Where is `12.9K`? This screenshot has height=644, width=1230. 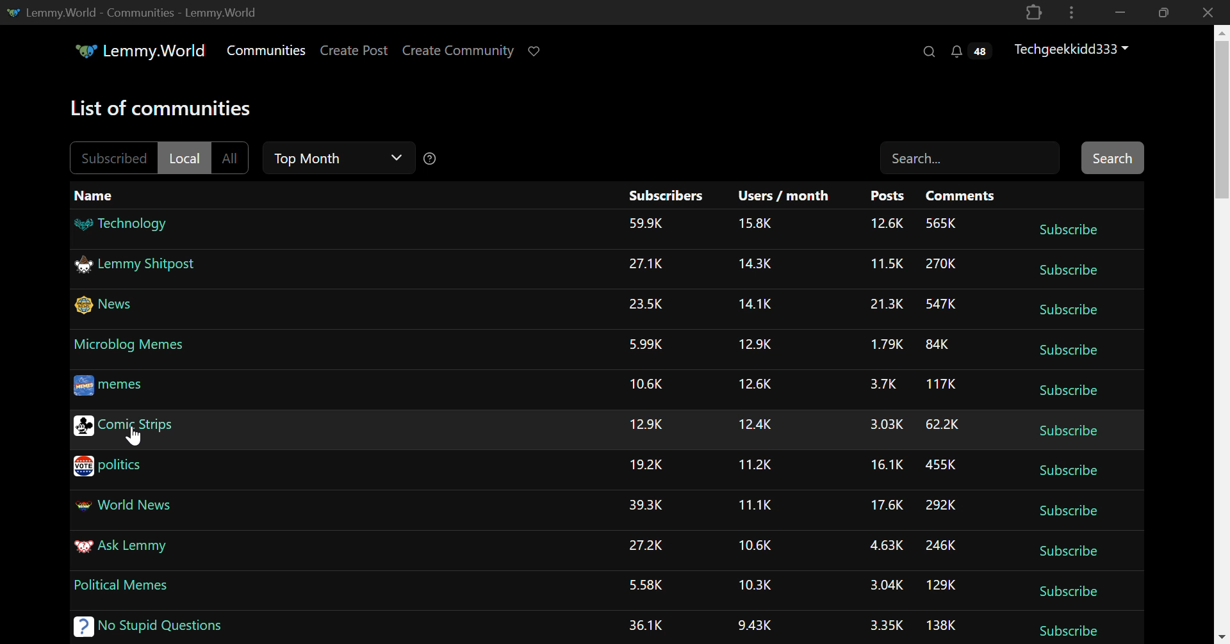
12.9K is located at coordinates (754, 344).